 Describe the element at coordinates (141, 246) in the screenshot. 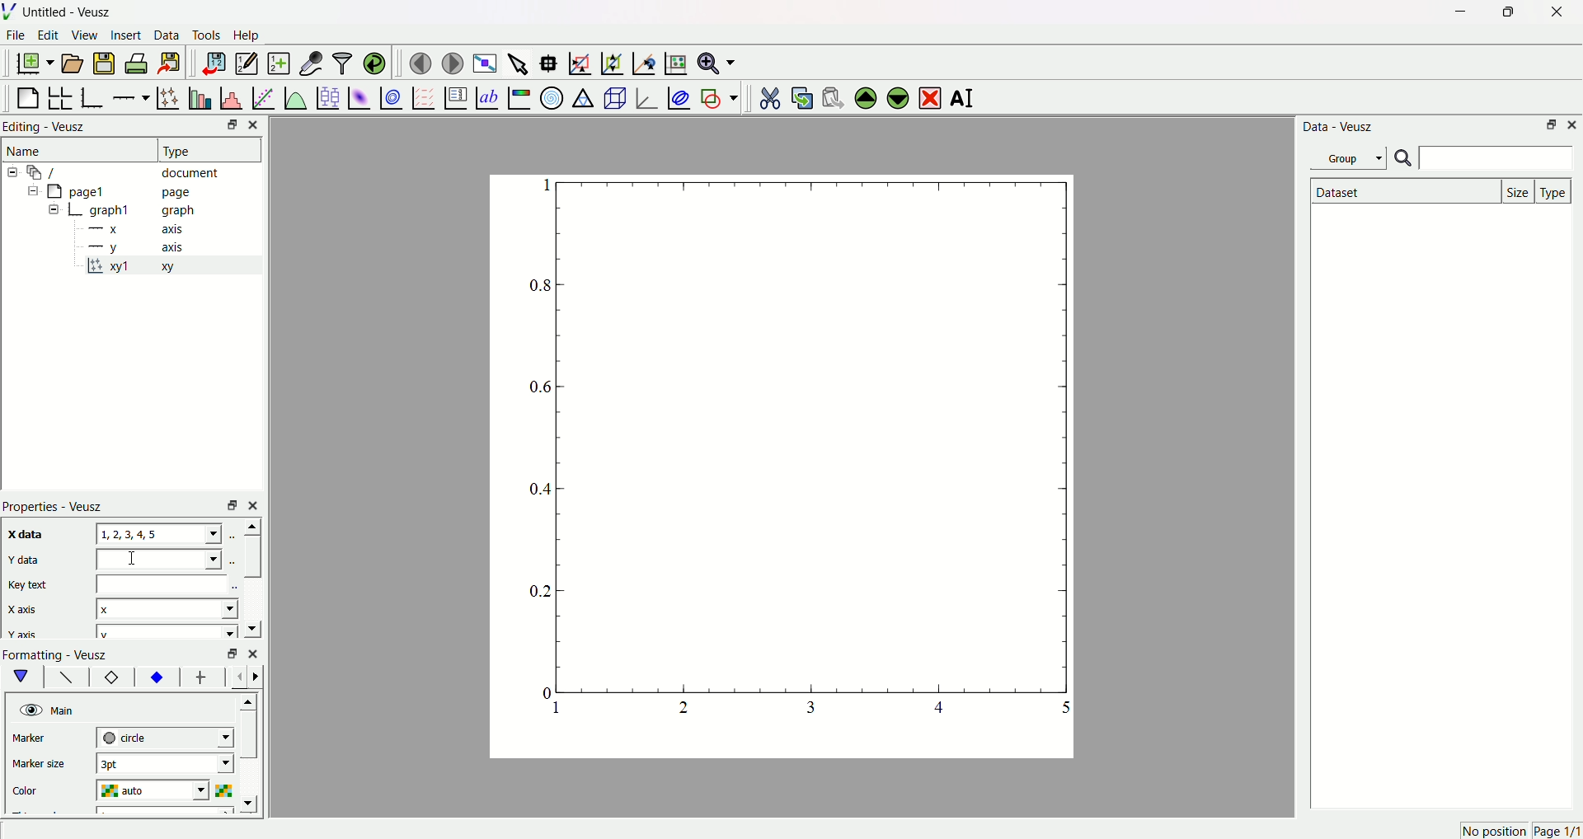

I see `y axis` at that location.